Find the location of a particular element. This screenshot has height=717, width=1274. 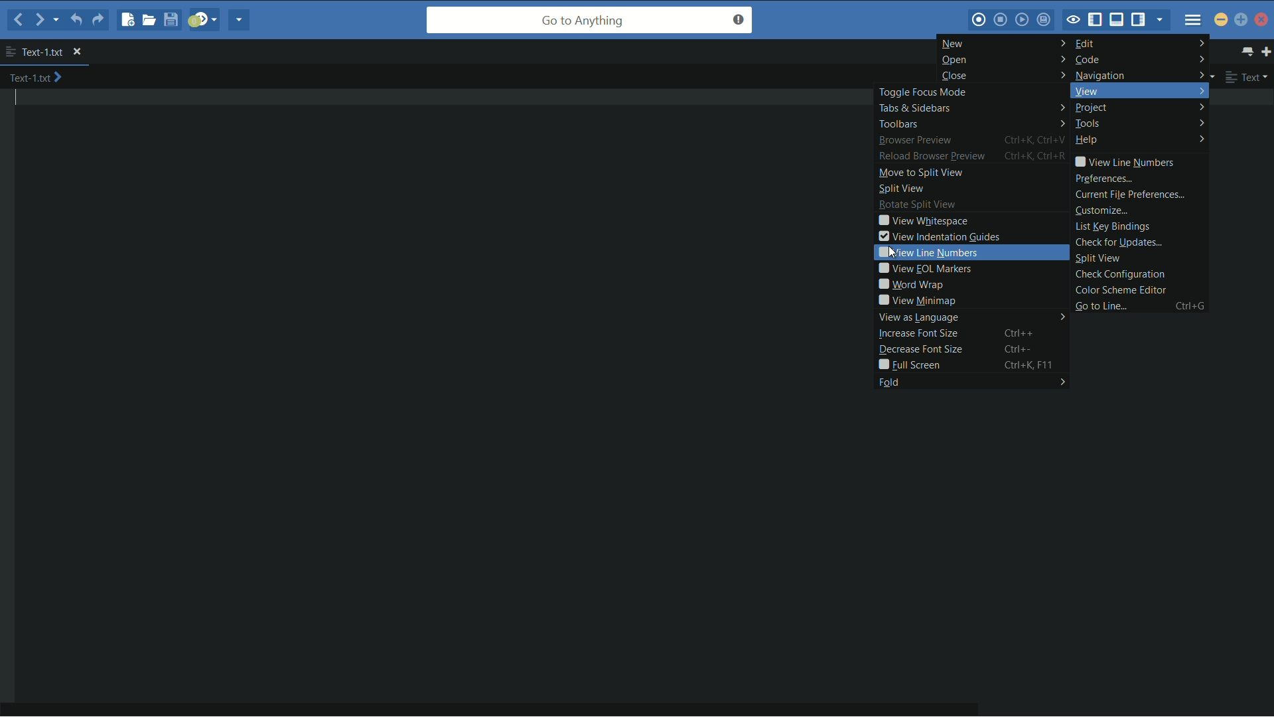

view as language is located at coordinates (969, 318).